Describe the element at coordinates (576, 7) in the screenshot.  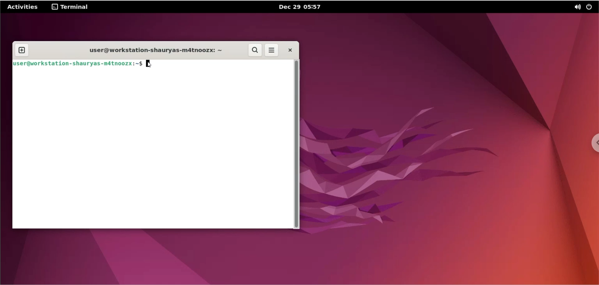
I see `sound option` at that location.